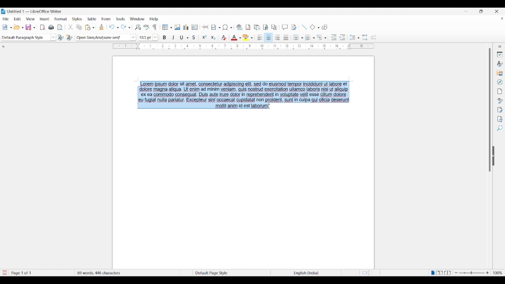 The height and width of the screenshot is (284, 505). What do you see at coordinates (456, 273) in the screenshot?
I see `Zoom out` at bounding box center [456, 273].